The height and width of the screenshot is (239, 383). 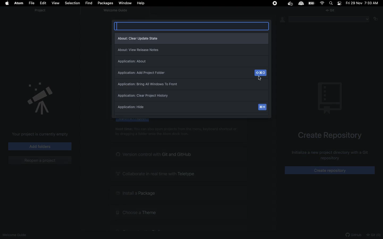 I want to click on Internet, so click(x=323, y=3).